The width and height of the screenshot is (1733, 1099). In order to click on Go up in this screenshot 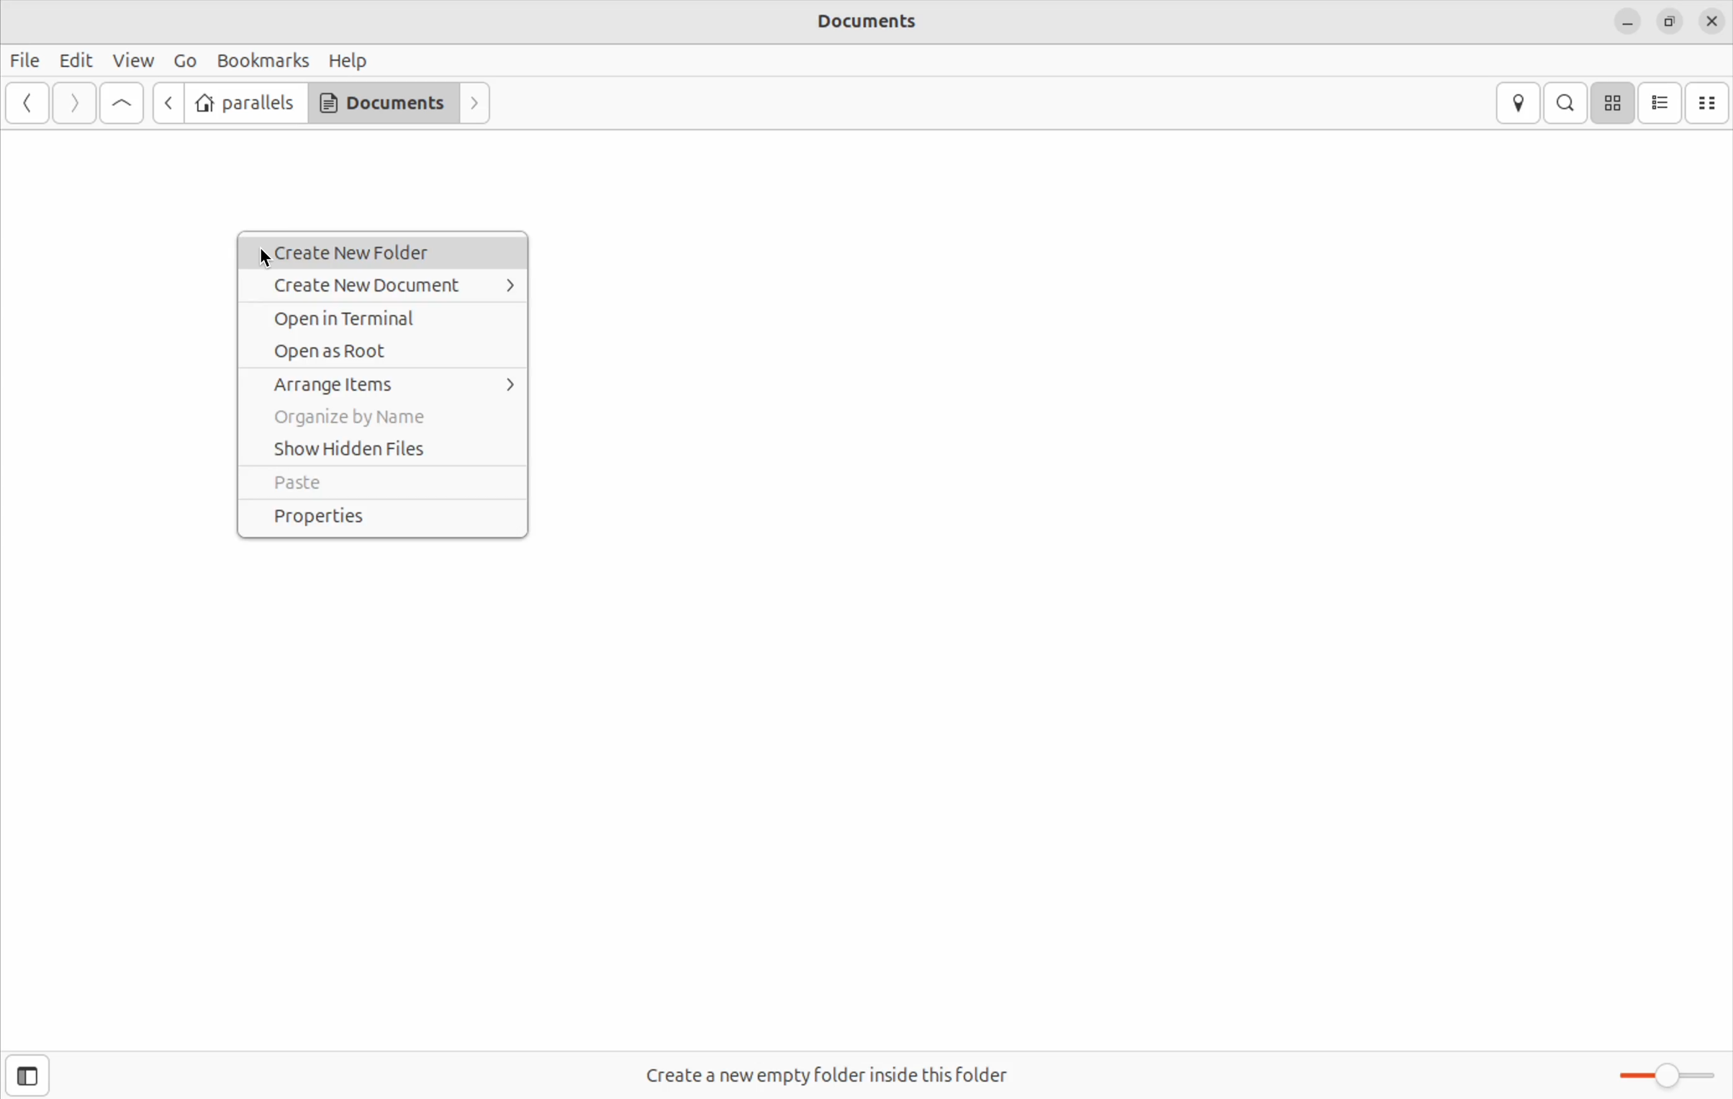, I will do `click(122, 103)`.